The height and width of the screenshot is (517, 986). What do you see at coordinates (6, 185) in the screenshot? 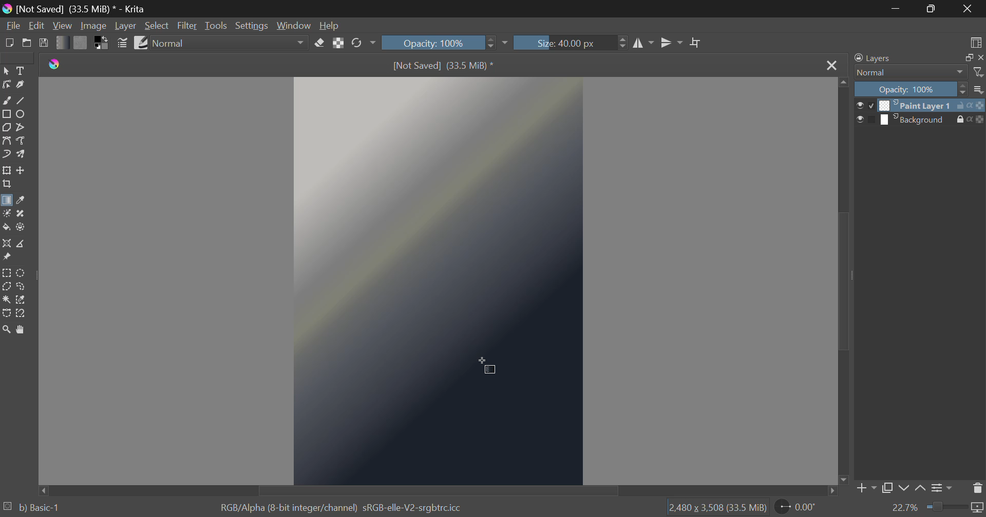
I see `Crop Layer` at bounding box center [6, 185].